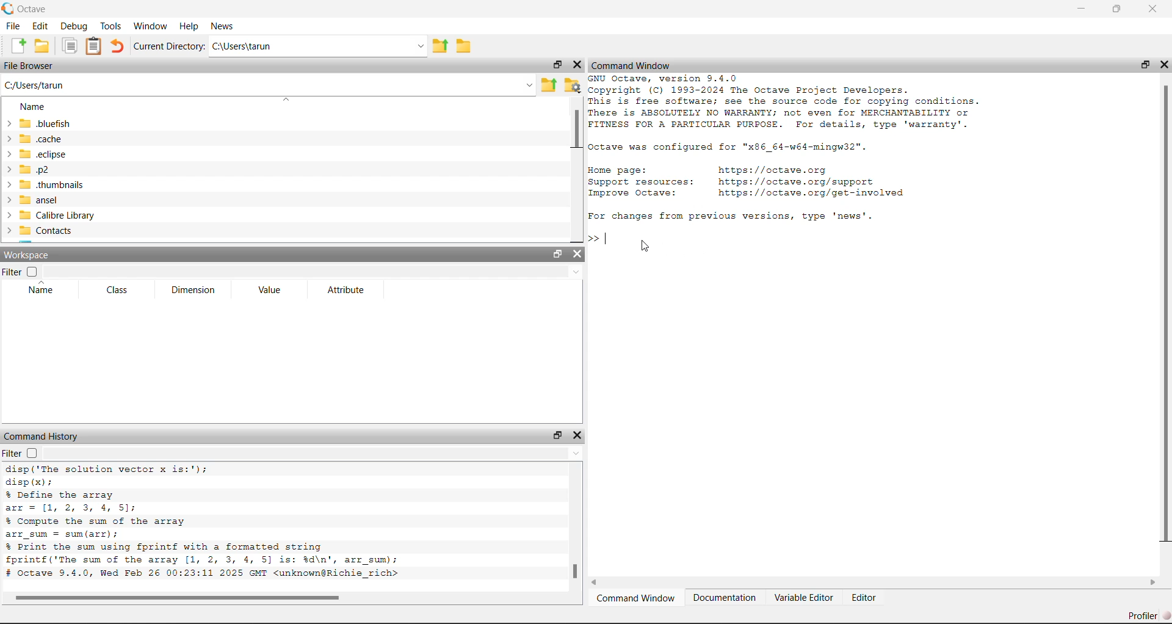  I want to click on Class, so click(121, 291).